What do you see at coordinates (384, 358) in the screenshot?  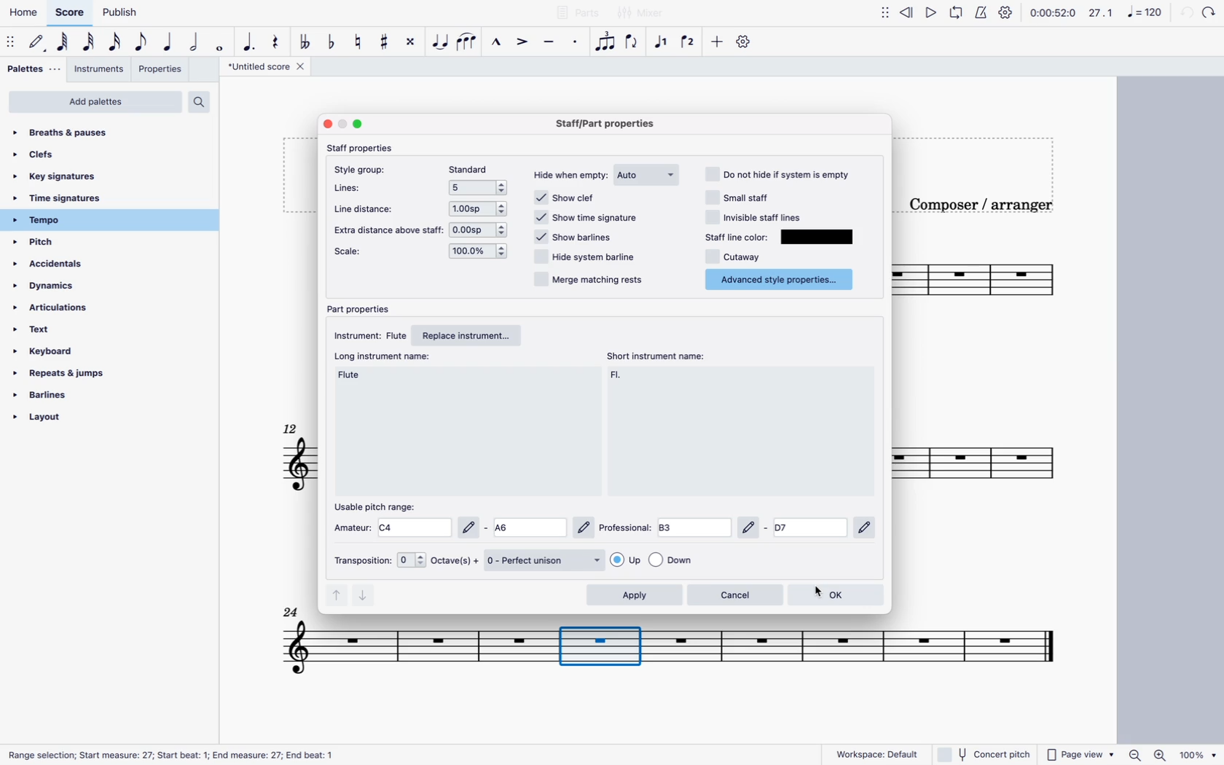 I see `long instrument name` at bounding box center [384, 358].